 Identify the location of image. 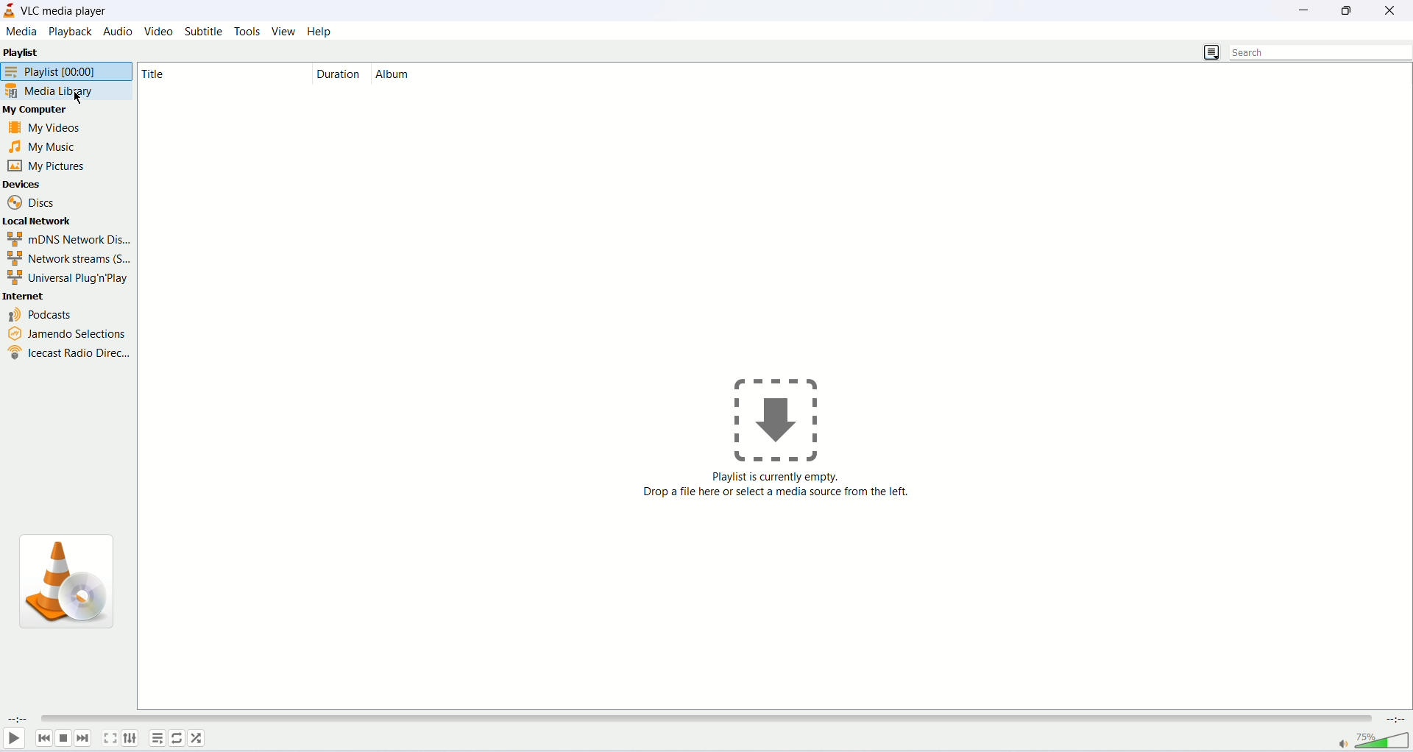
(68, 583).